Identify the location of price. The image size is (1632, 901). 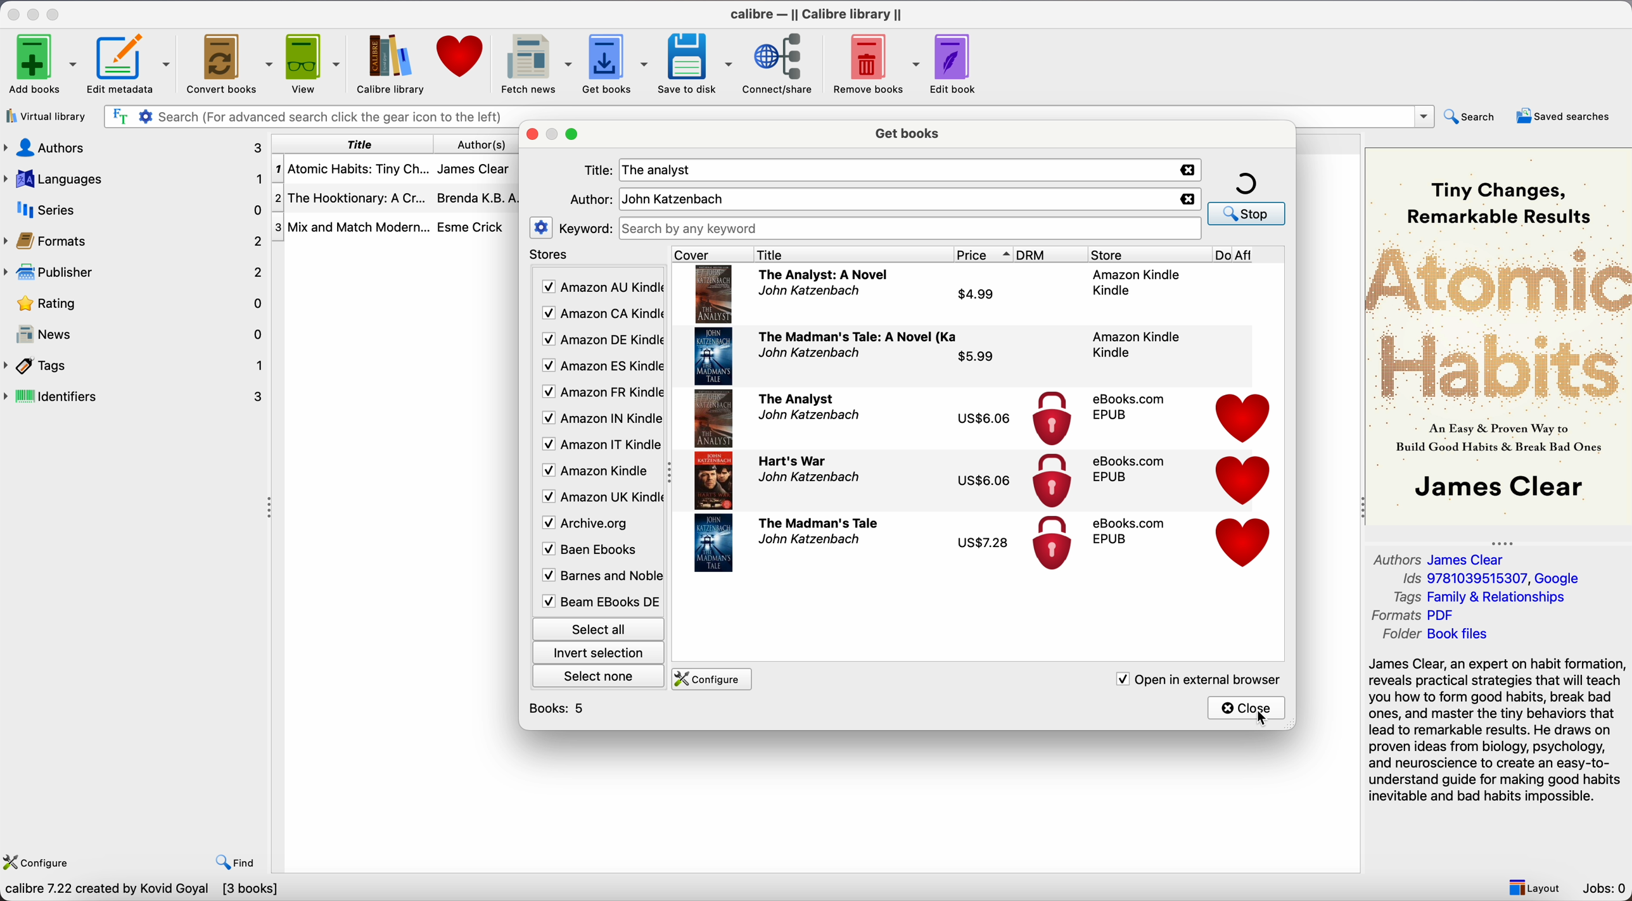
(985, 255).